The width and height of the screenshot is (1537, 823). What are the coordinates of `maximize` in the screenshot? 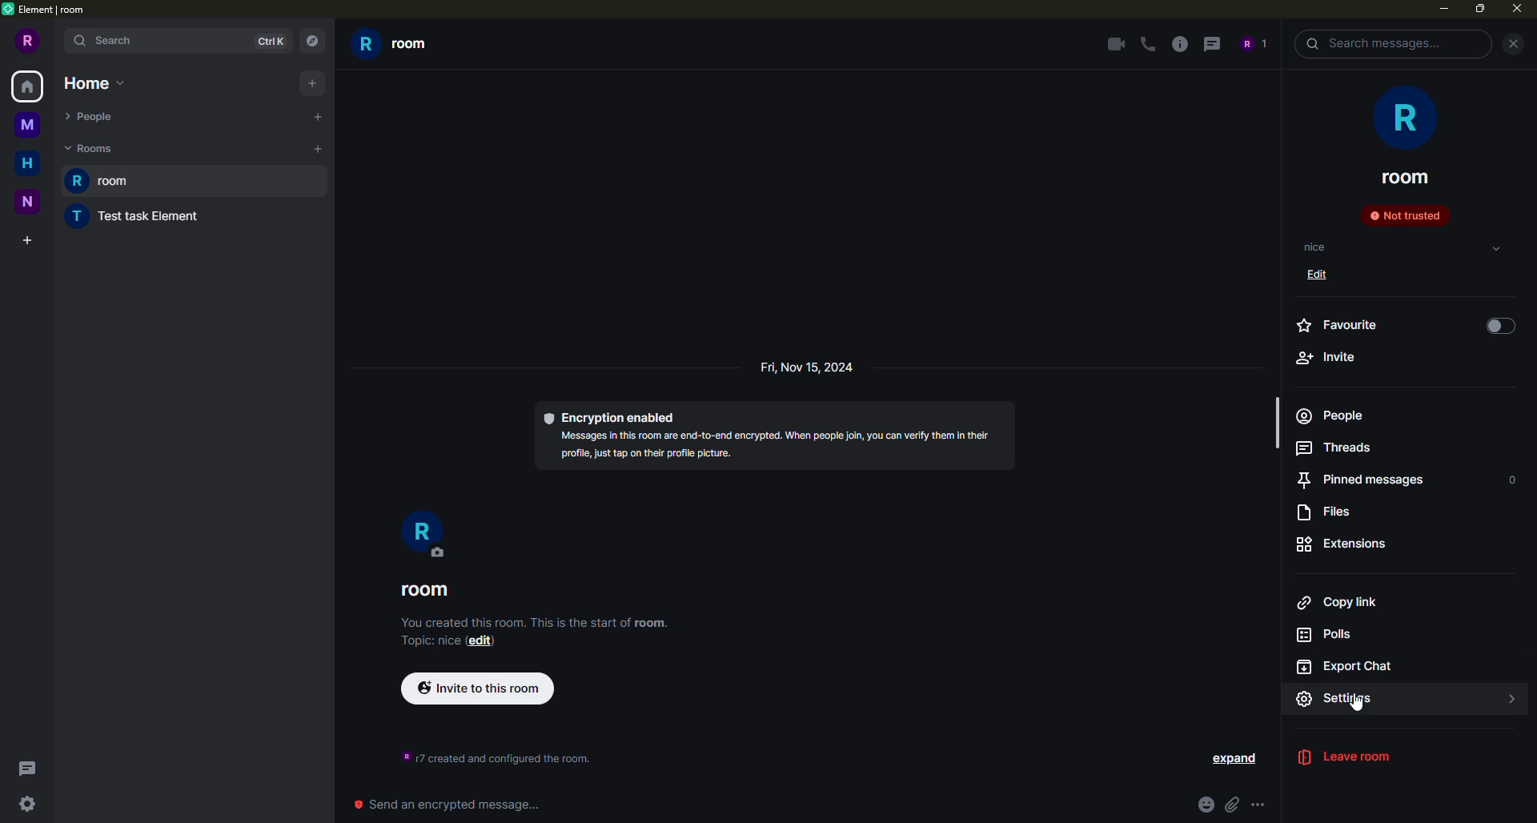 It's located at (1480, 10).